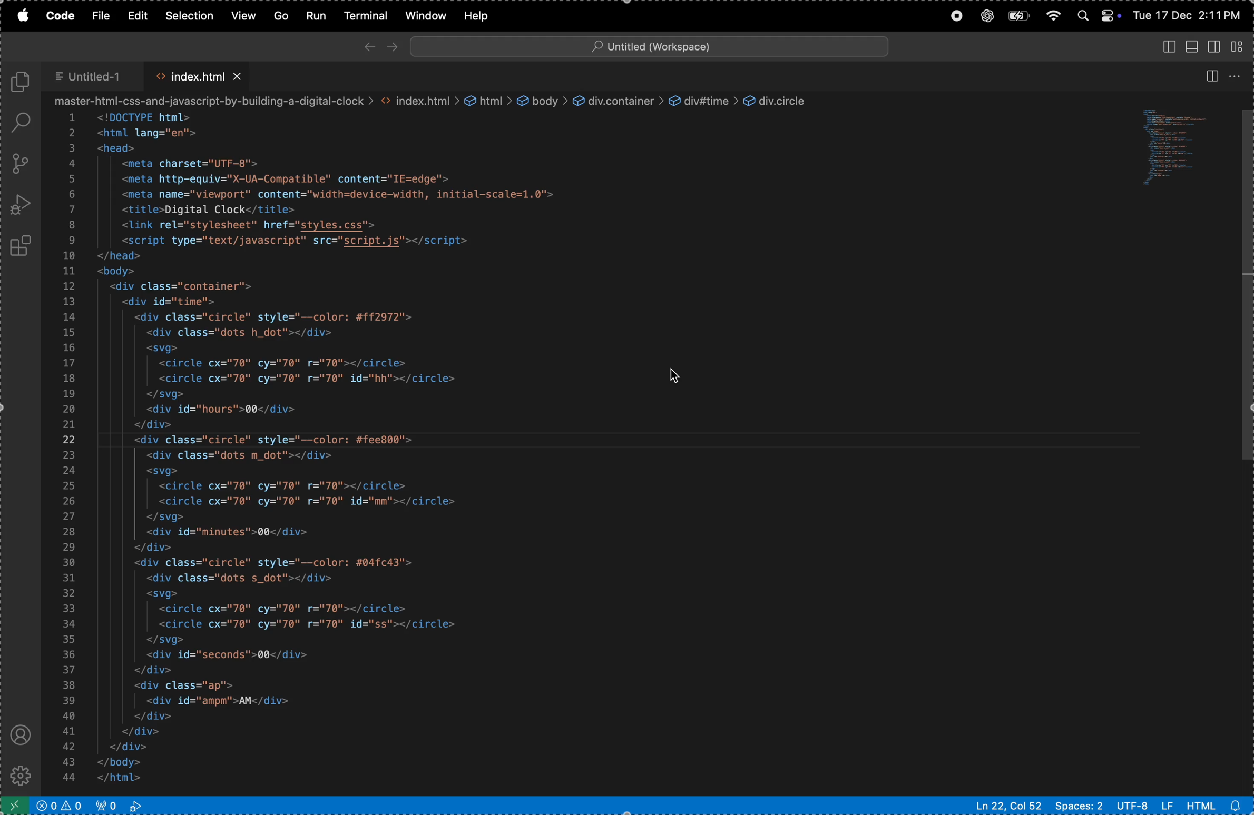  I want to click on toggle secondary sidebar, so click(1214, 47).